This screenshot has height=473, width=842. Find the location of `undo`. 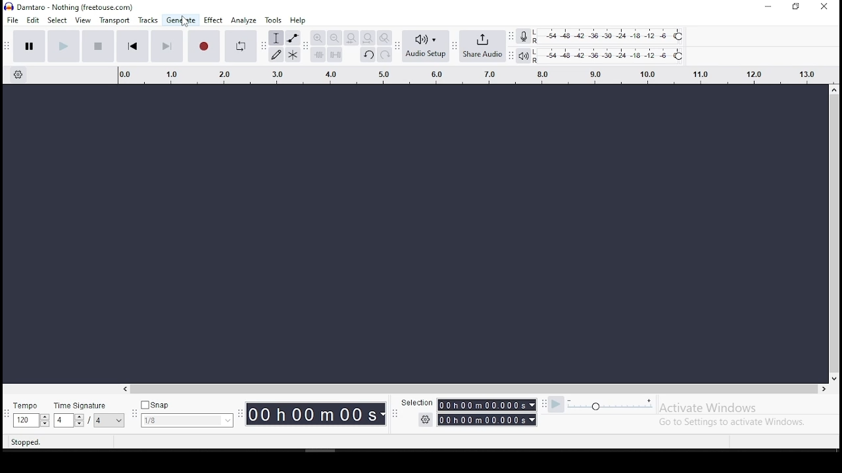

undo is located at coordinates (368, 54).